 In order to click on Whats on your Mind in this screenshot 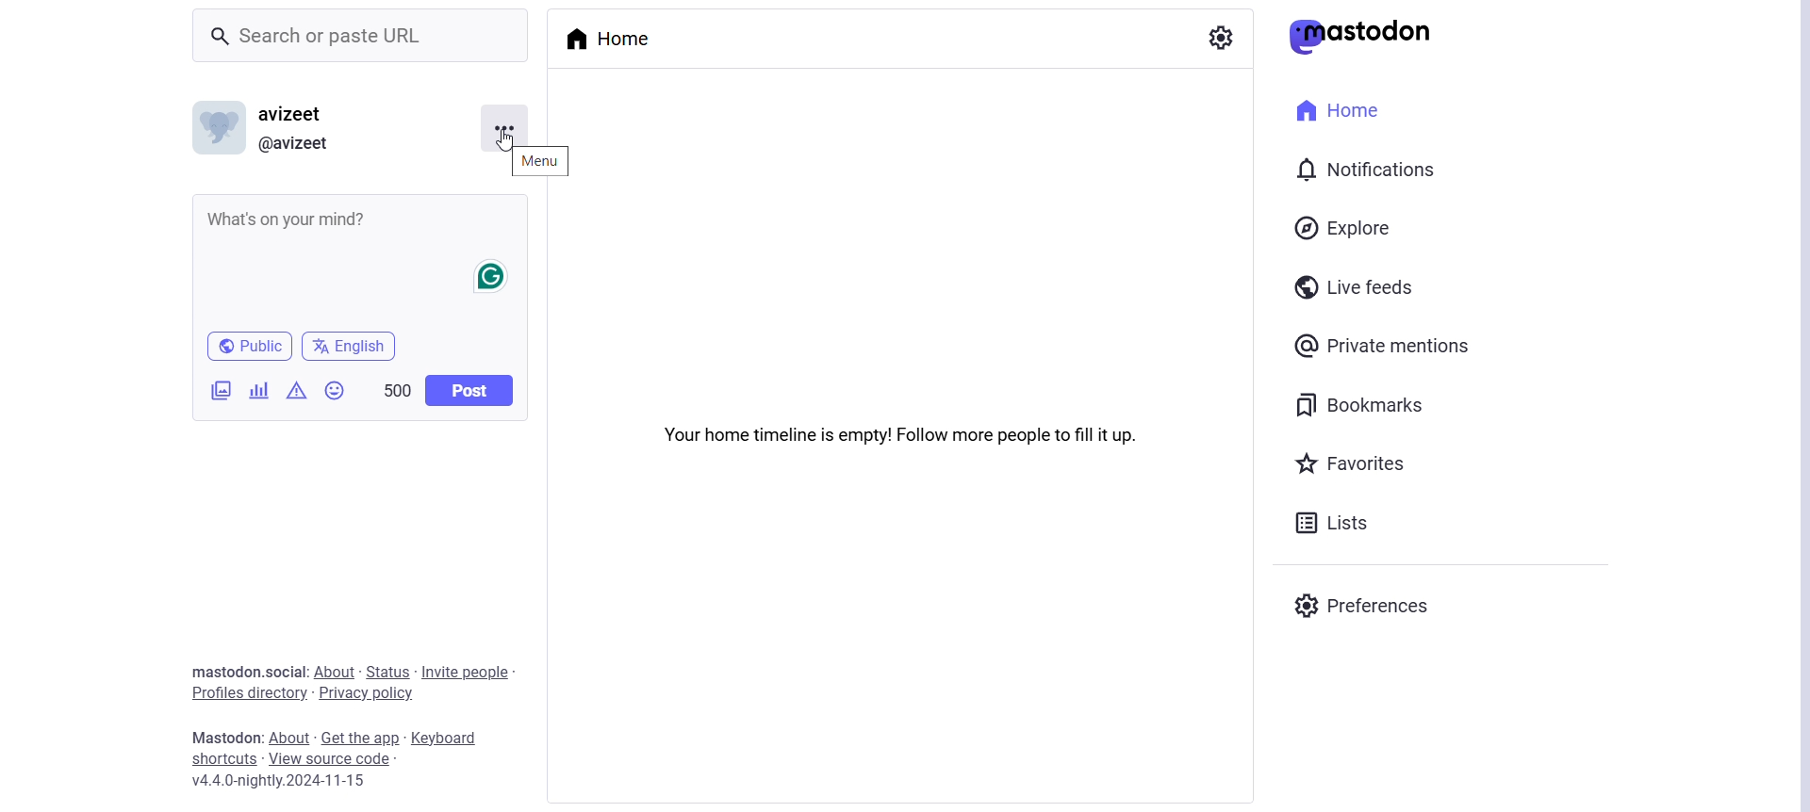, I will do `click(330, 260)`.